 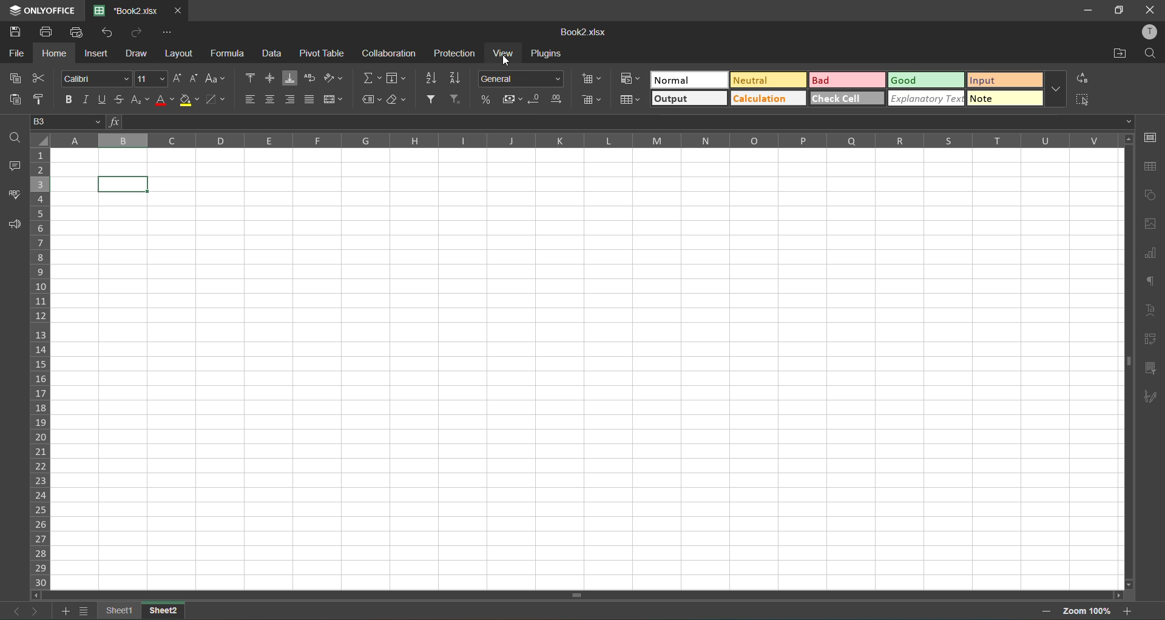 I want to click on explanatory check, so click(x=925, y=98).